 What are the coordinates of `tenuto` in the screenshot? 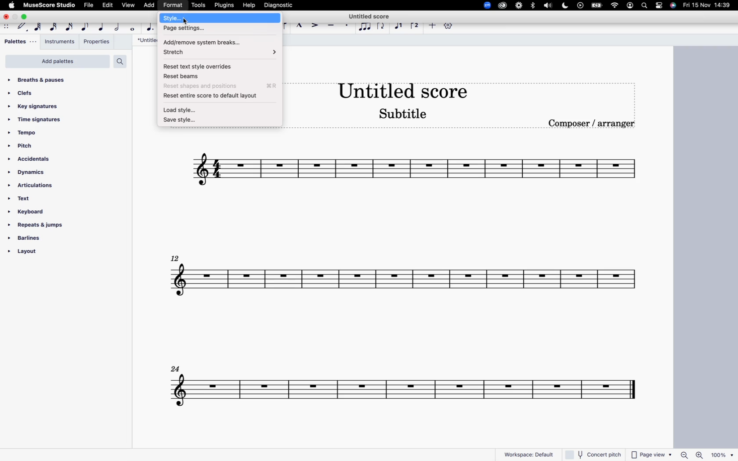 It's located at (333, 28).